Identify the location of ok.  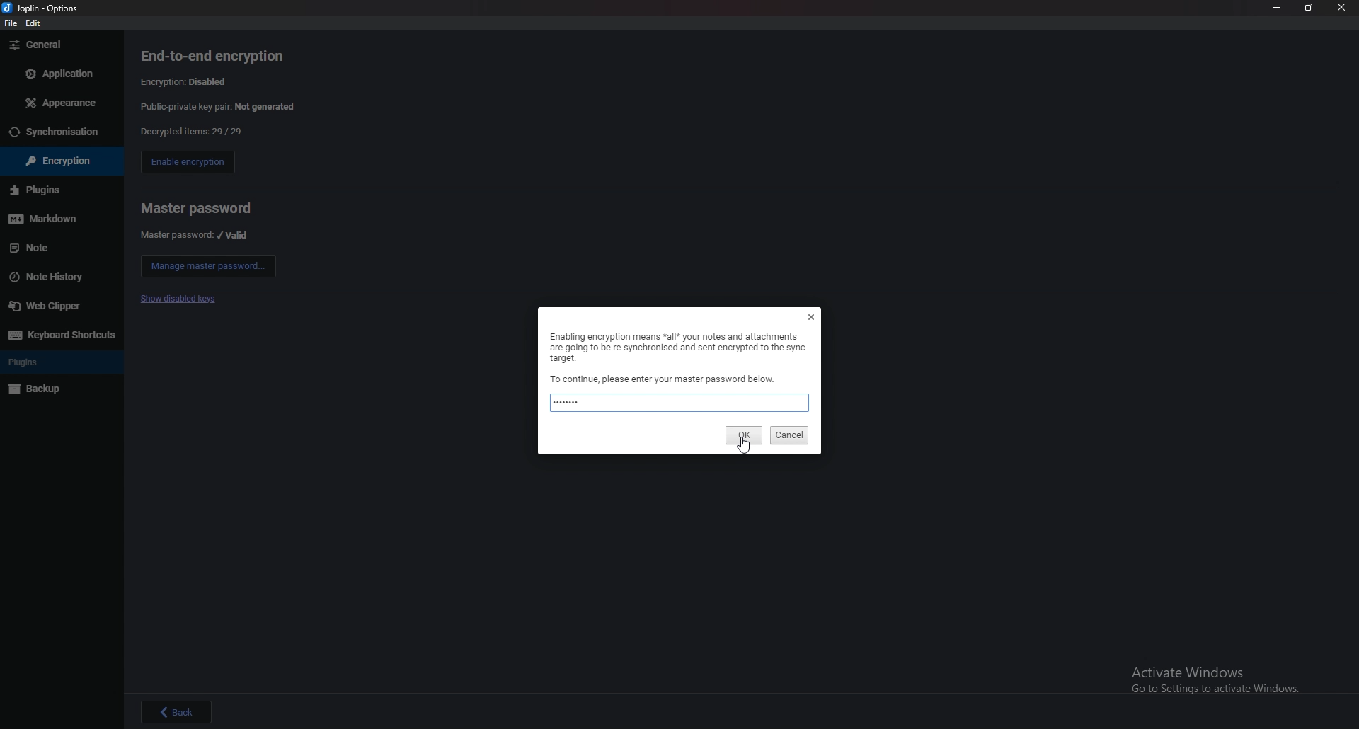
(743, 435).